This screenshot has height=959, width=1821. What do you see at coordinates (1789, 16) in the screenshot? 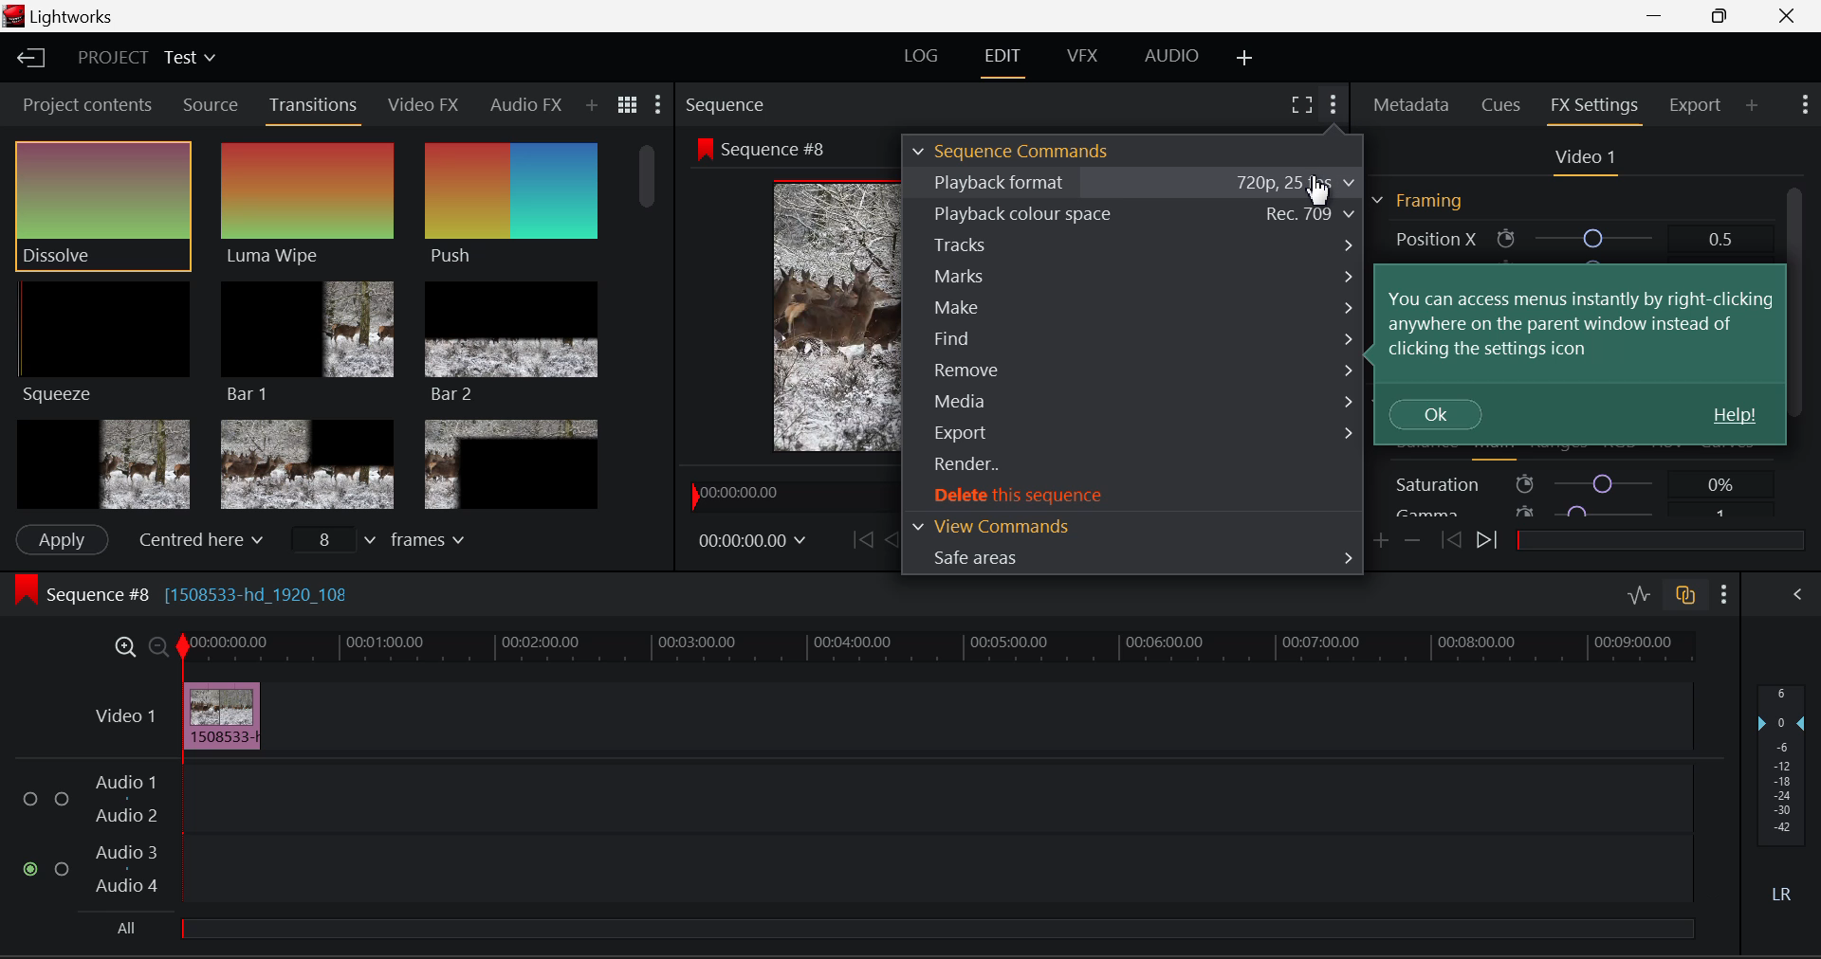
I see `Close` at bounding box center [1789, 16].